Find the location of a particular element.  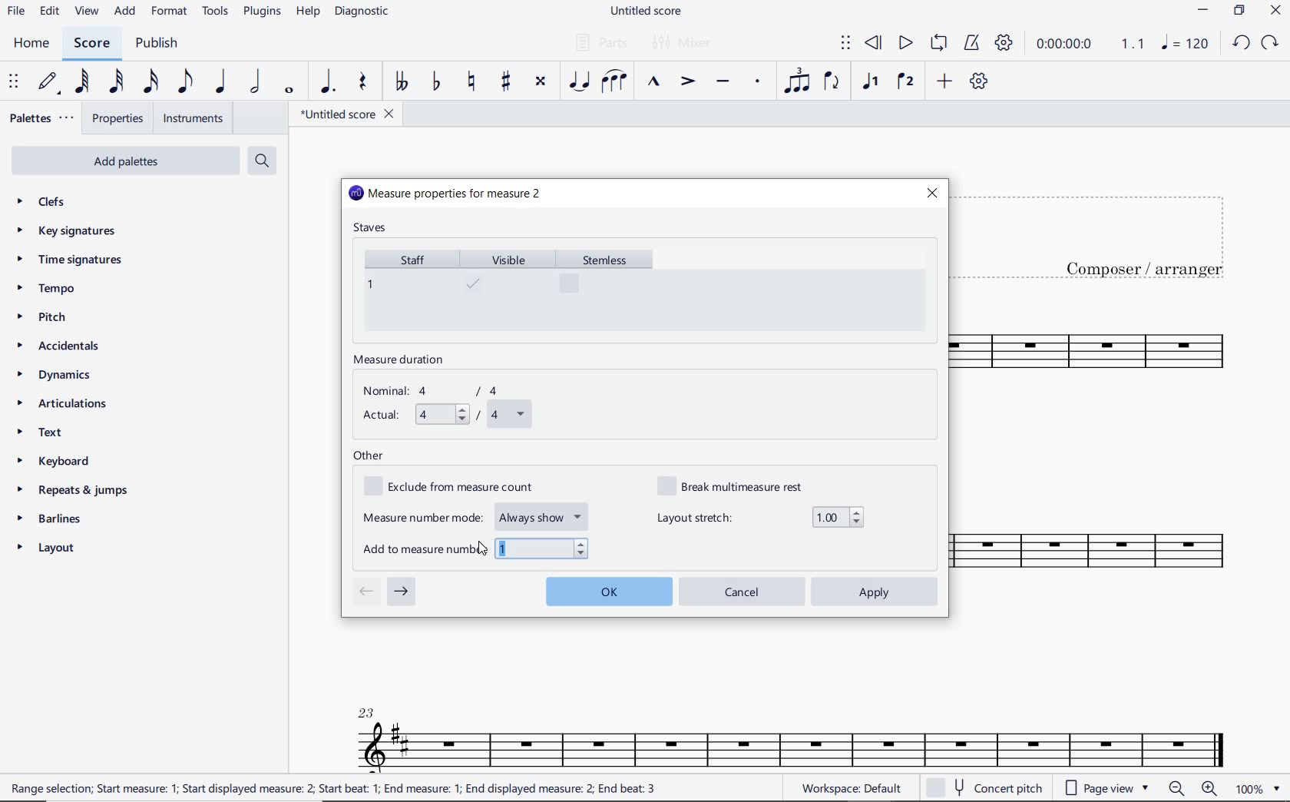

TOOLS is located at coordinates (217, 14).